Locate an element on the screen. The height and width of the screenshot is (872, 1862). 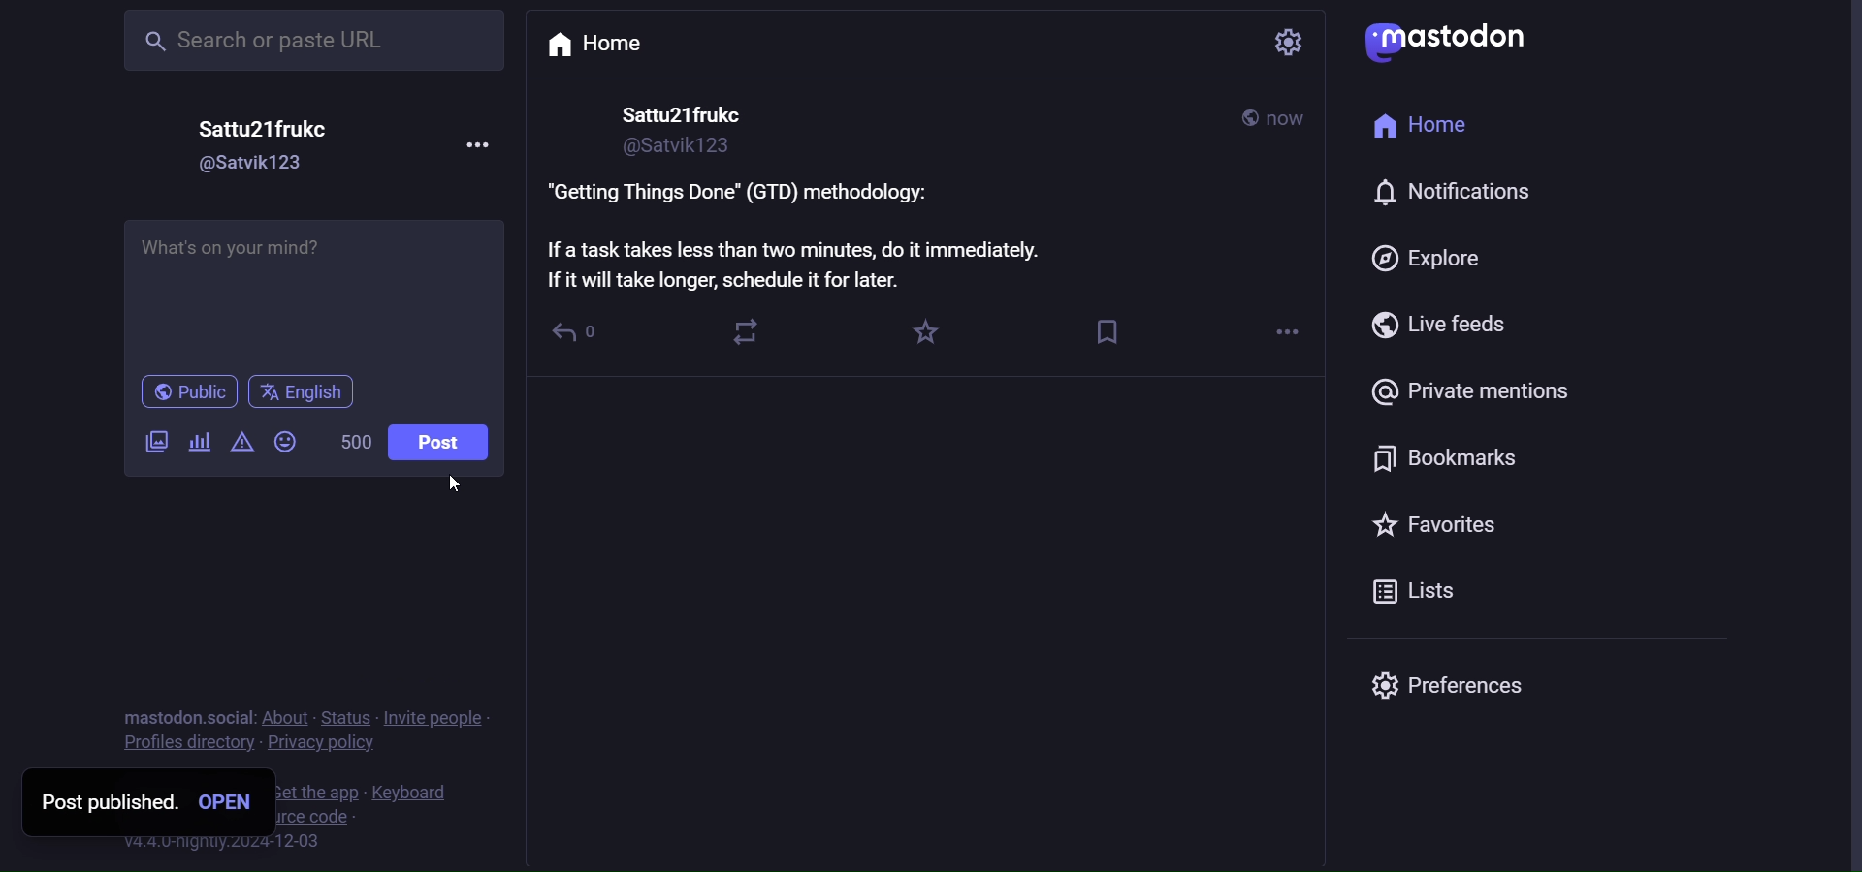
date modified is located at coordinates (1295, 118).